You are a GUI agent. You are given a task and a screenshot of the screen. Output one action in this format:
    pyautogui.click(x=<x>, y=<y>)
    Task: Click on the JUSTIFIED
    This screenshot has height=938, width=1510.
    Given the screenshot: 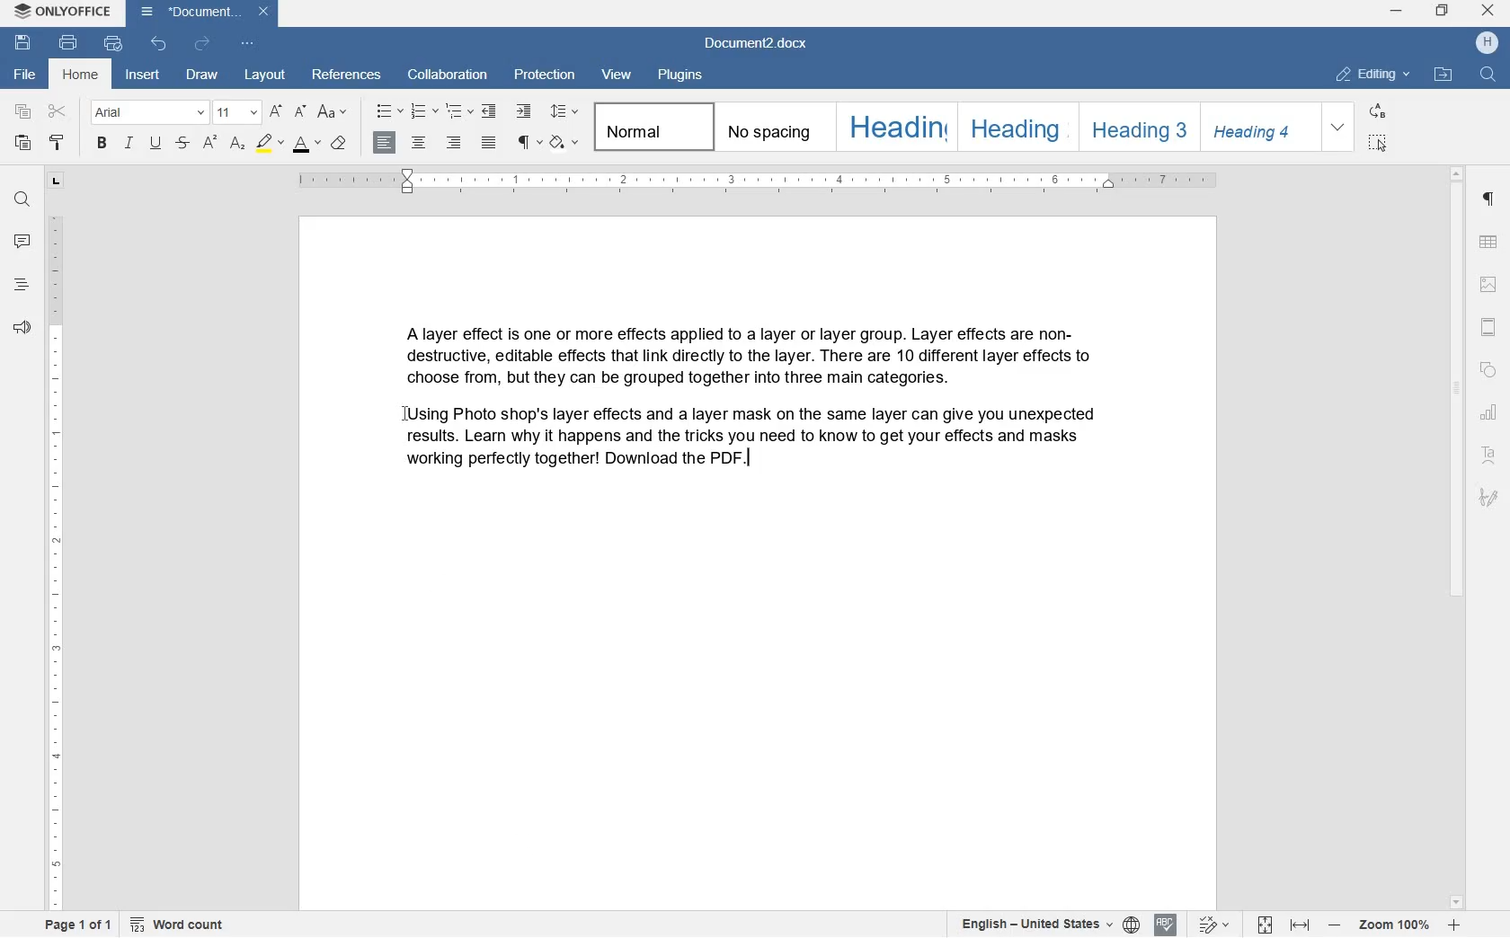 What is the action you would take?
    pyautogui.click(x=488, y=144)
    